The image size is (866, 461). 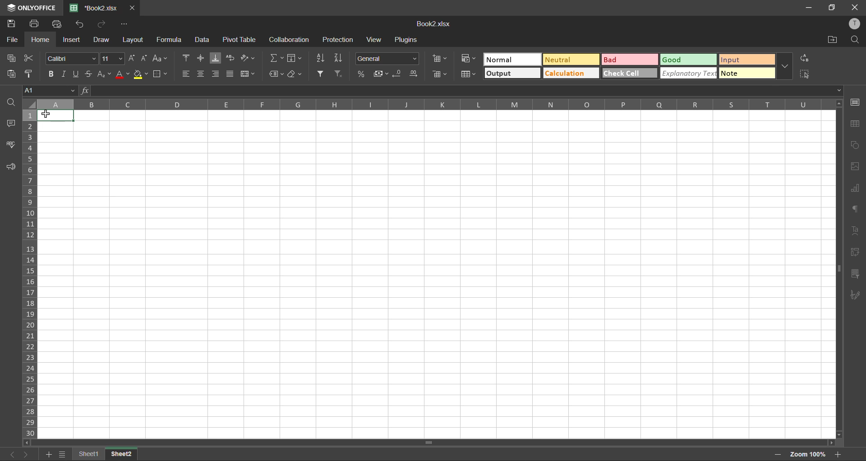 I want to click on undo, so click(x=81, y=24).